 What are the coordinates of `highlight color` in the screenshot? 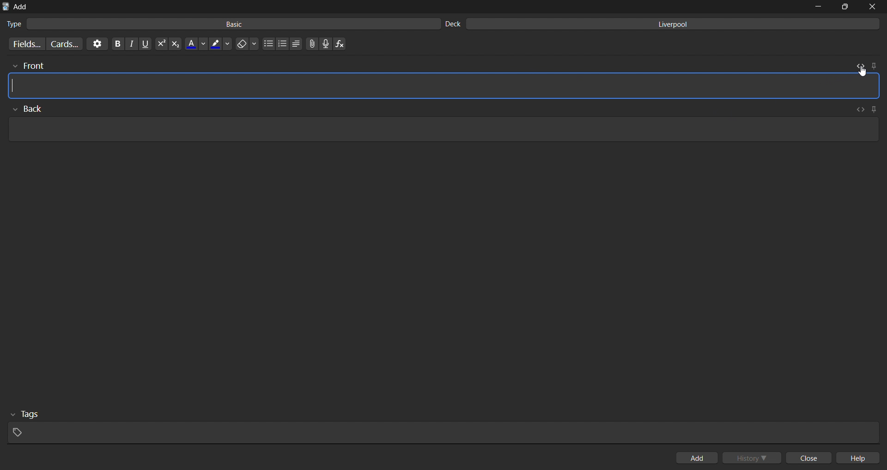 It's located at (221, 42).